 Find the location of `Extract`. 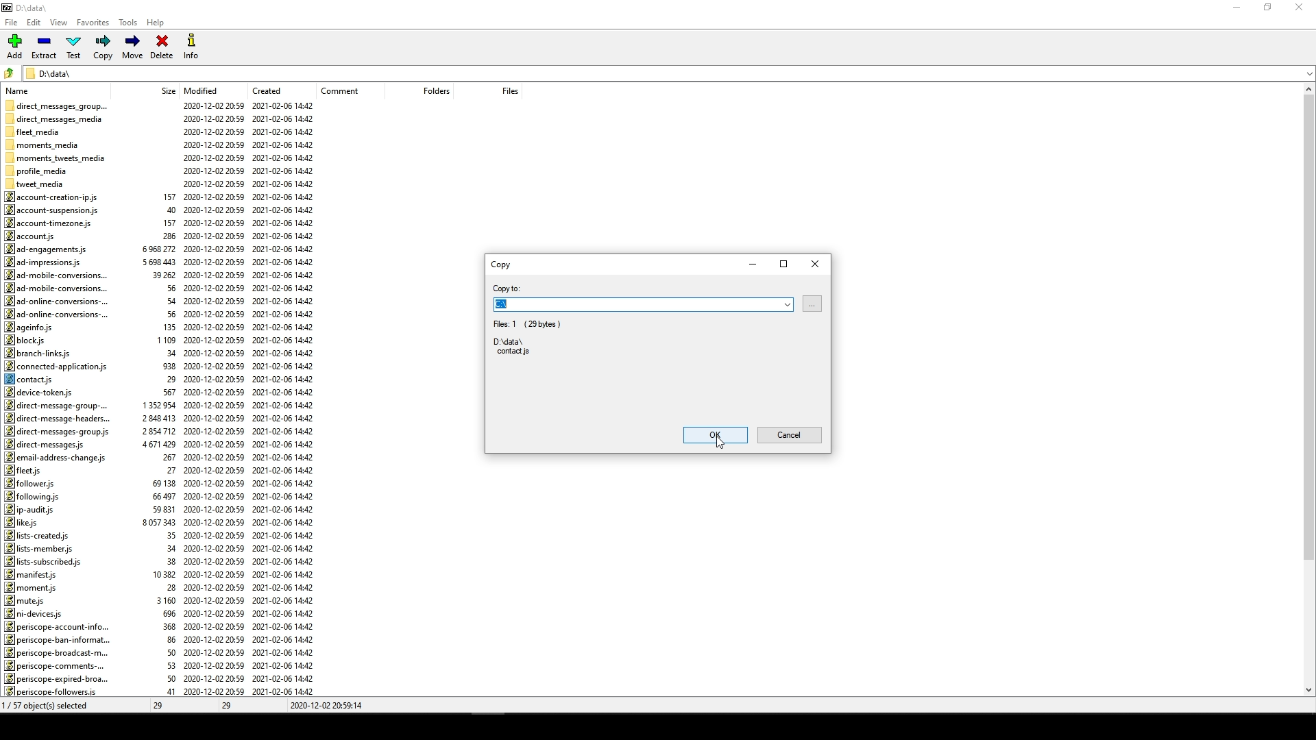

Extract is located at coordinates (46, 47).